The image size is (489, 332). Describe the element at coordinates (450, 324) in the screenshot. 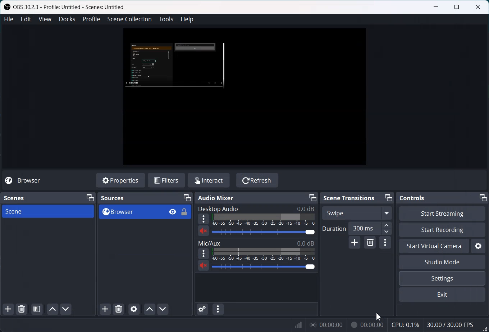

I see `30.00 / 30.00 FPS` at that location.